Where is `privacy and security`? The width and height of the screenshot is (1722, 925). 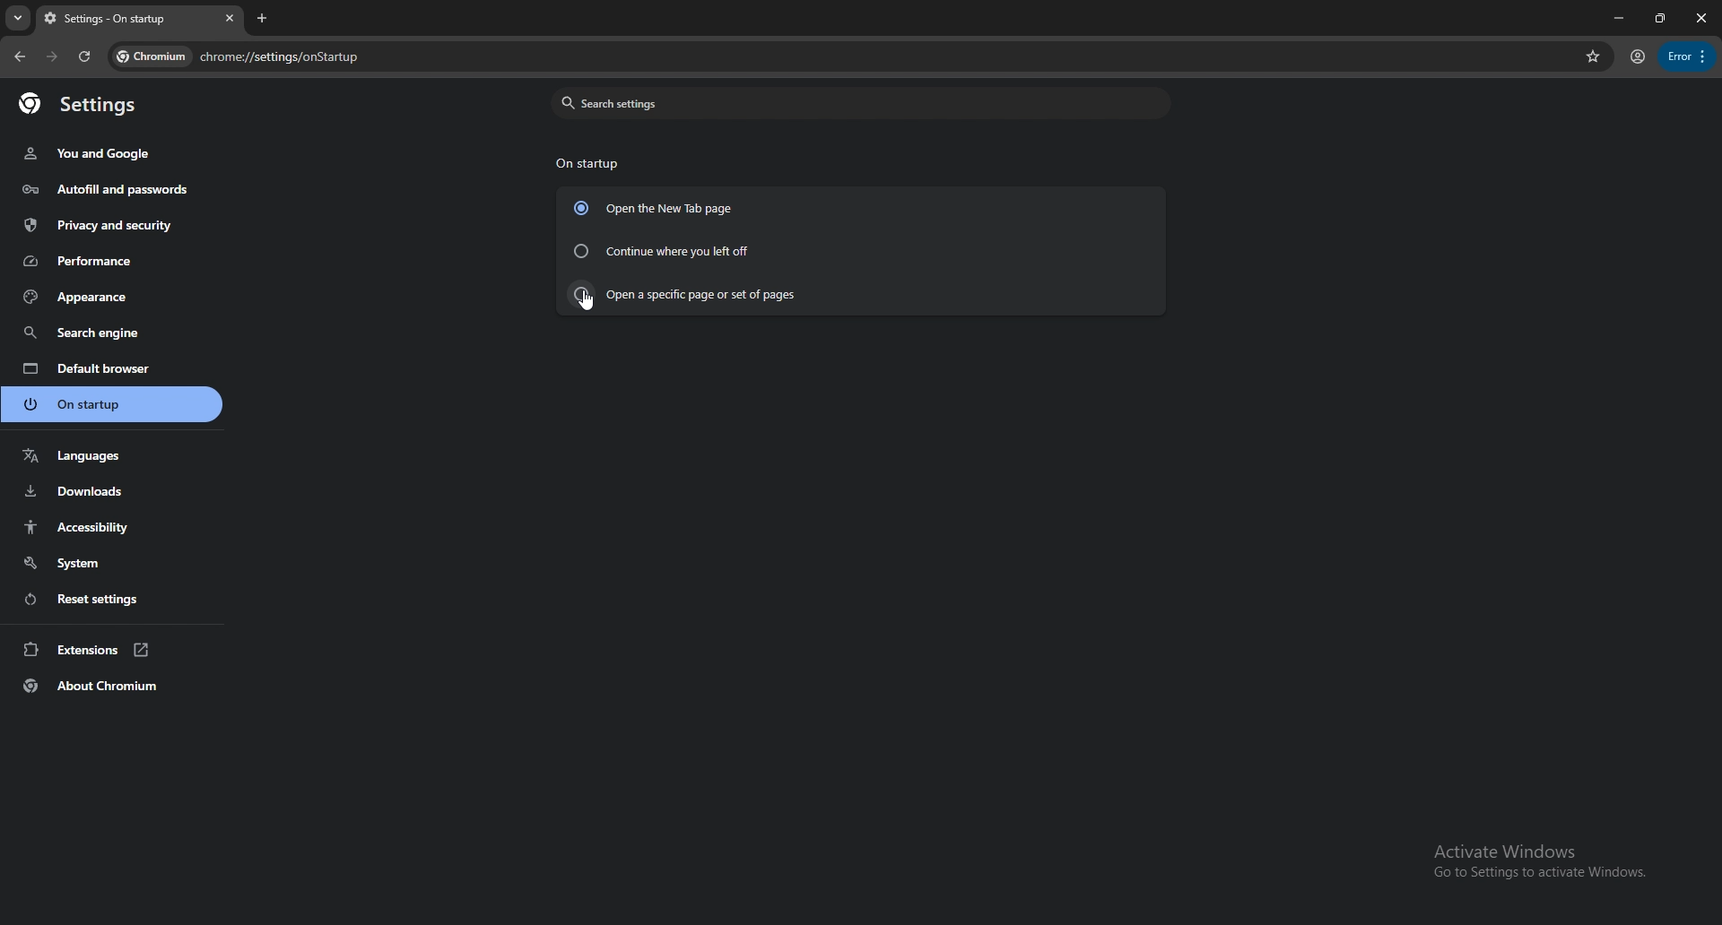 privacy and security is located at coordinates (103, 225).